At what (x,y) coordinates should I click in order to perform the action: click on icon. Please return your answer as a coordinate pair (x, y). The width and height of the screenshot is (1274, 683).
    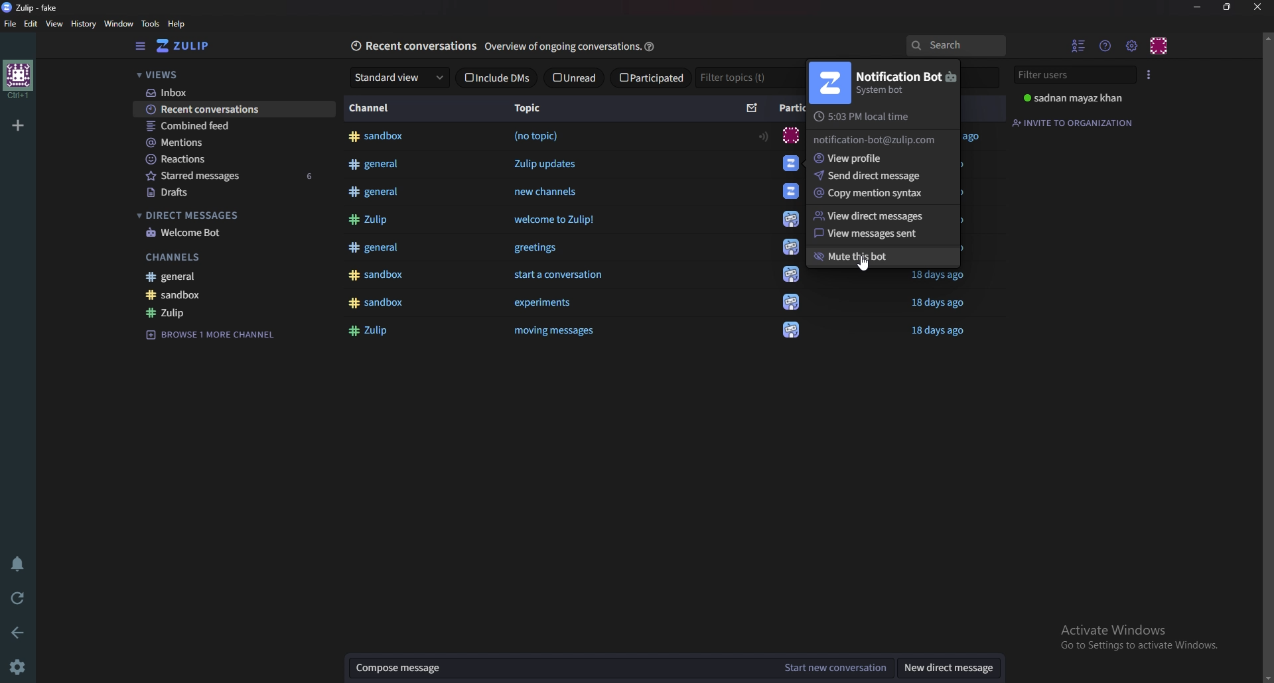
    Looking at the image, I should click on (790, 134).